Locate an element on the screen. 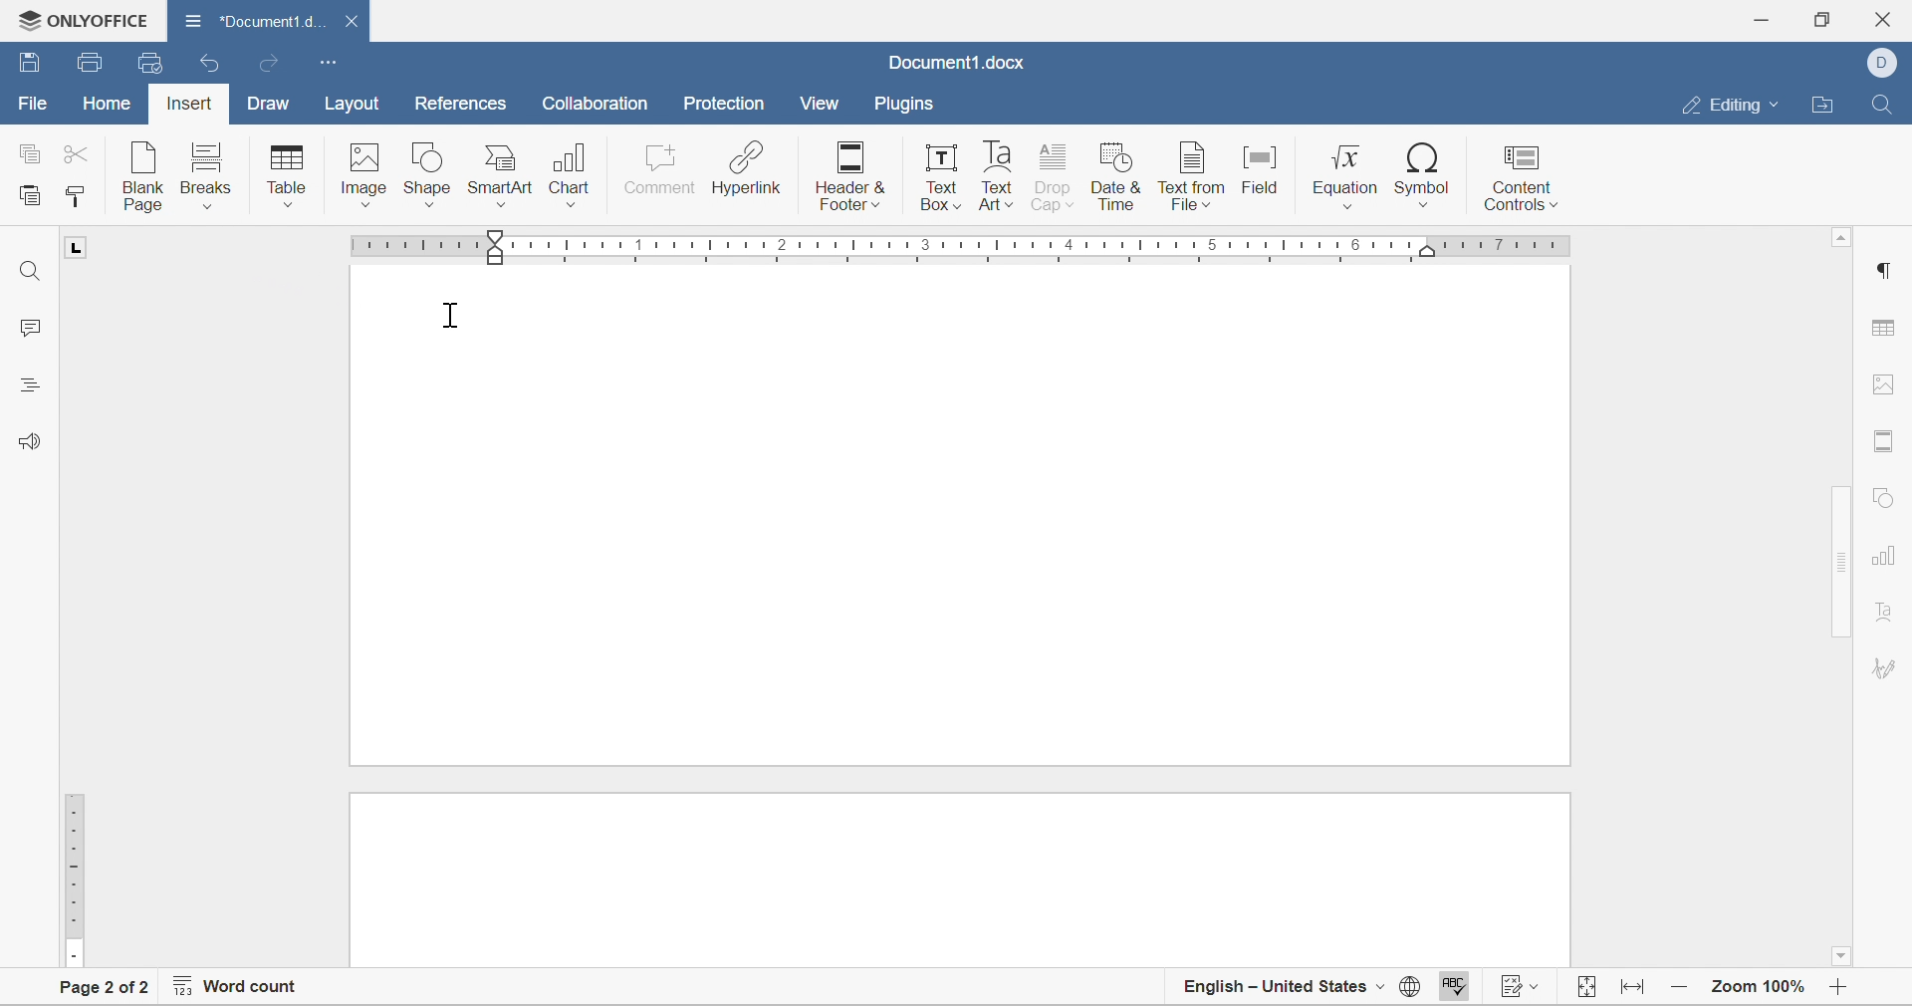 This screenshot has width=1912, height=1006. Set document language is located at coordinates (1409, 989).